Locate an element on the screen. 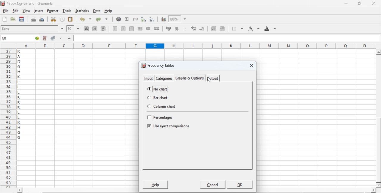  OK is located at coordinates (240, 184).